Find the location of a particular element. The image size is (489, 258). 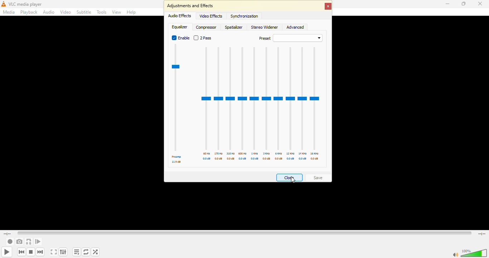

db is located at coordinates (231, 159).